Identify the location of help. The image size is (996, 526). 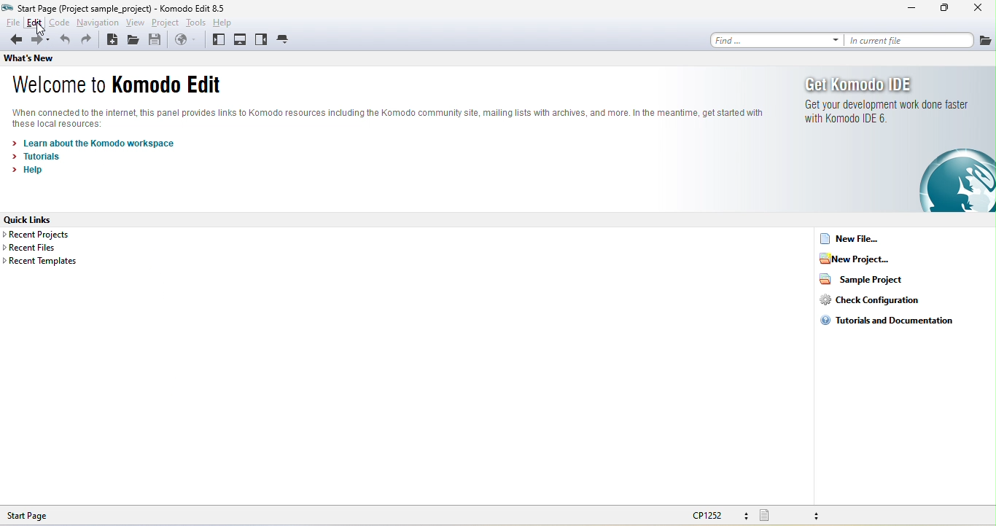
(226, 23).